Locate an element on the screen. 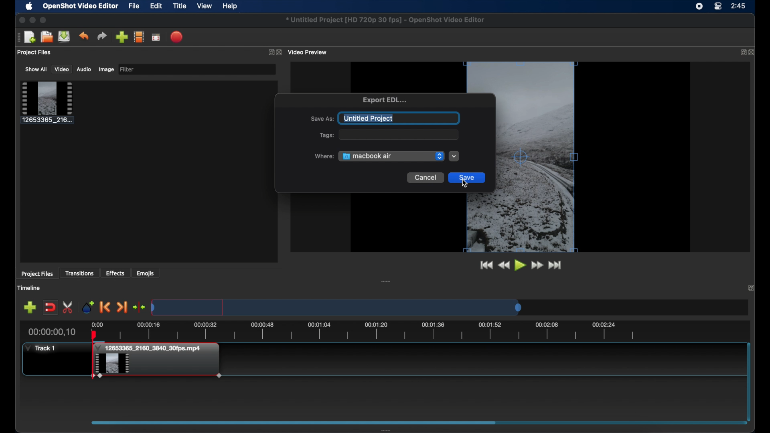  next marker is located at coordinates (123, 308).